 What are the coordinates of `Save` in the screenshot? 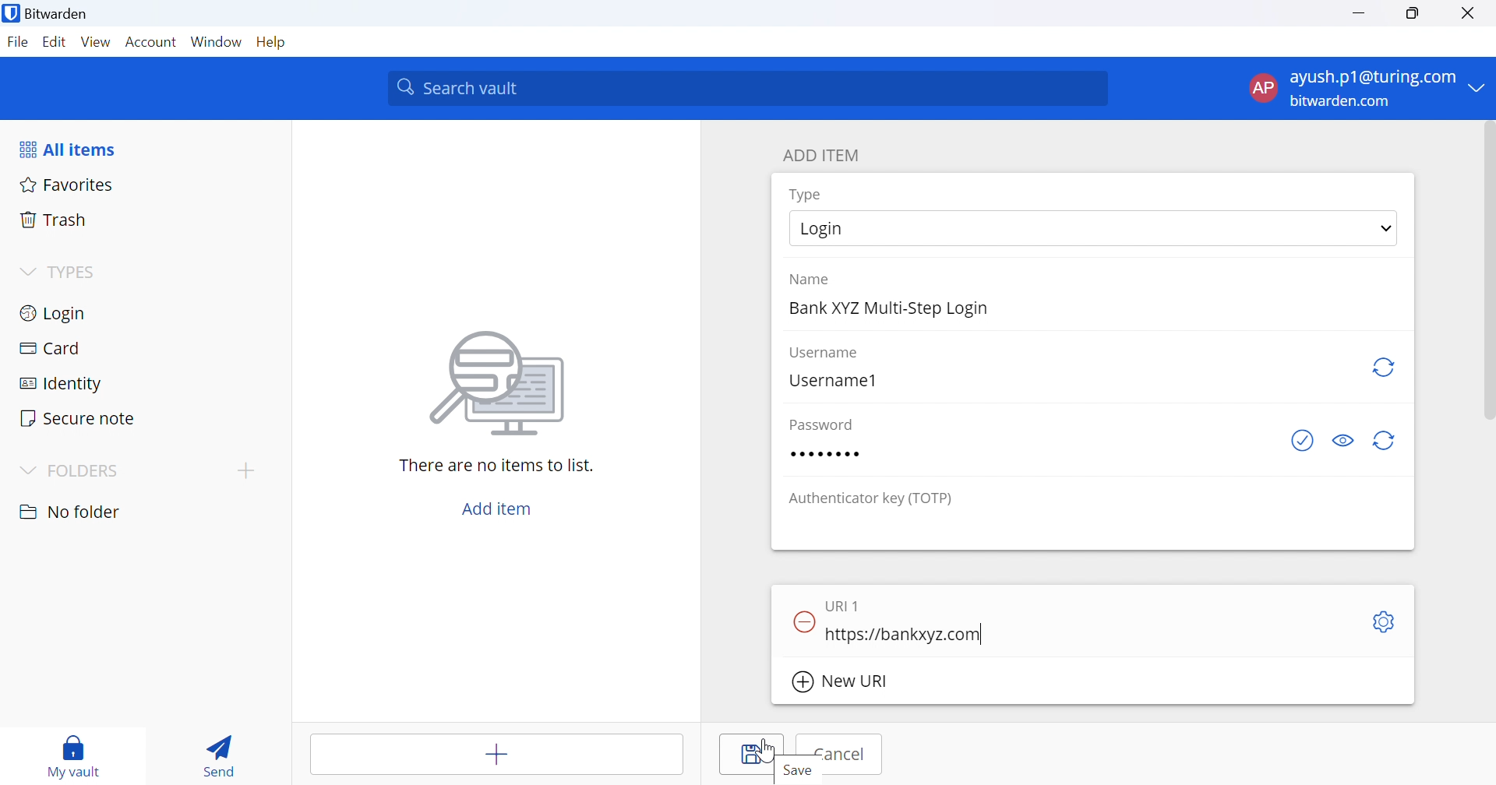 It's located at (747, 754).